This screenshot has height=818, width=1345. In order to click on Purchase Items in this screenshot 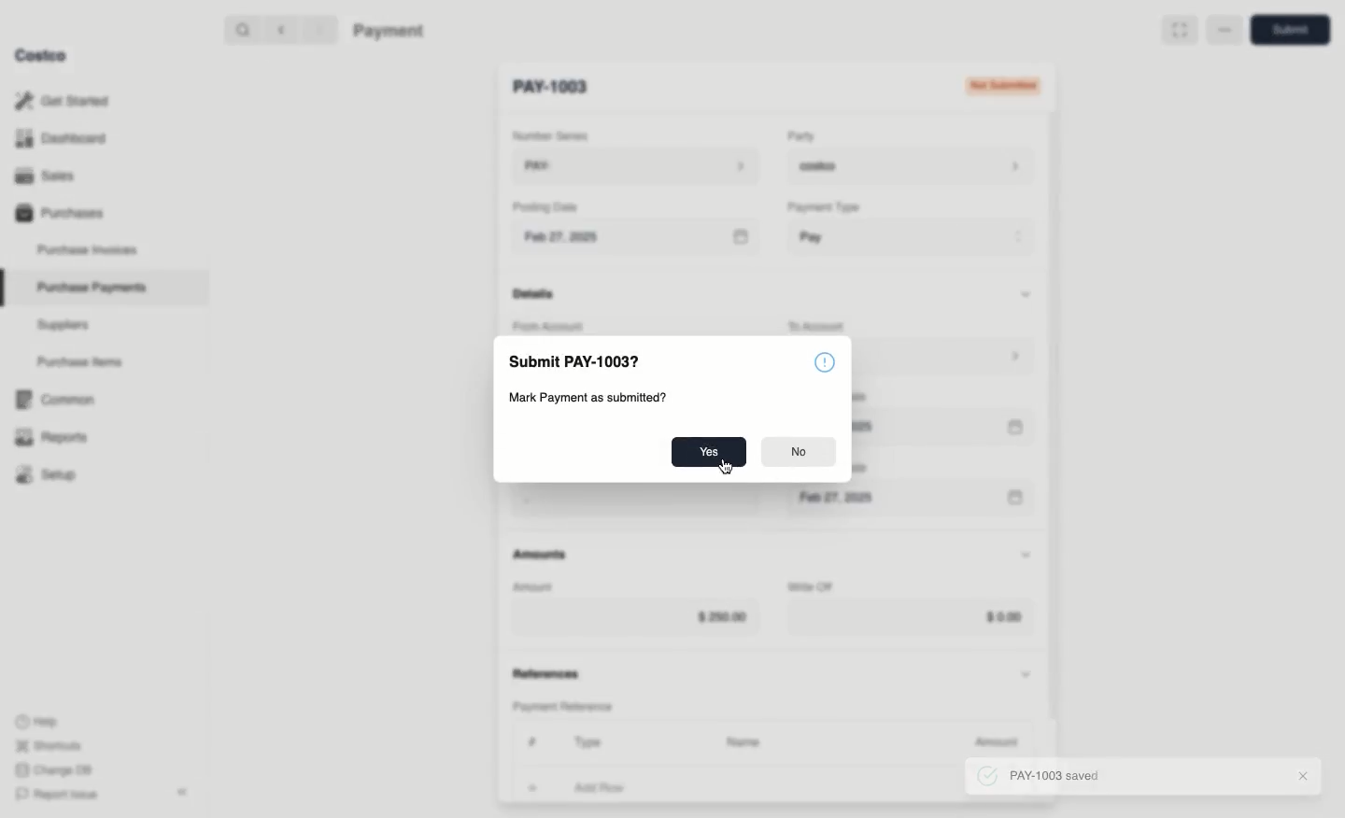, I will do `click(82, 362)`.